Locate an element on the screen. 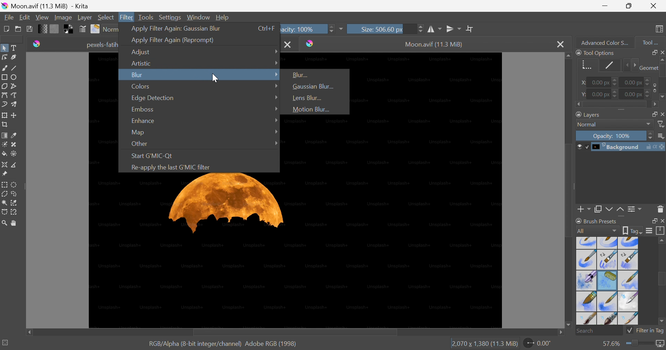 Image resolution: width=666 pixels, height=350 pixels. Crop an image to an area is located at coordinates (4, 124).